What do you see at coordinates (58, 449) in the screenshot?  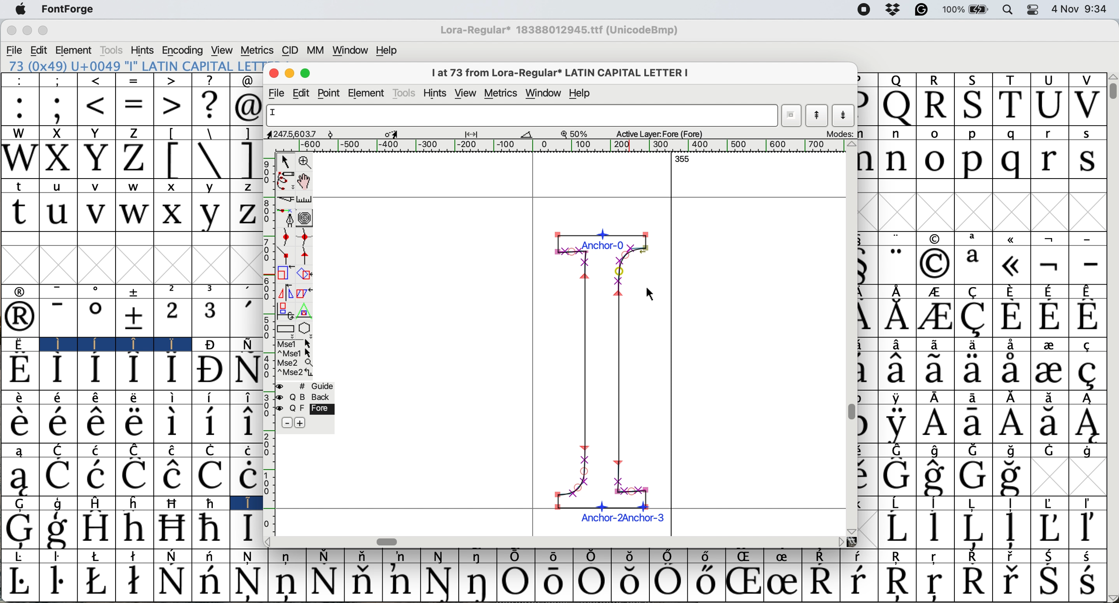 I see `C` at bounding box center [58, 449].